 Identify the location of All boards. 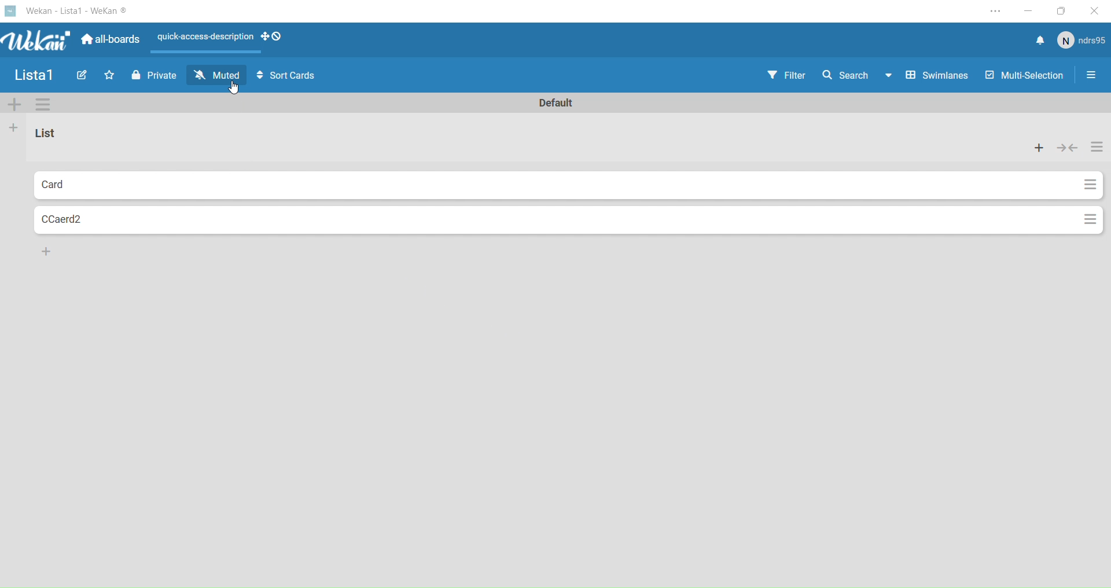
(112, 41).